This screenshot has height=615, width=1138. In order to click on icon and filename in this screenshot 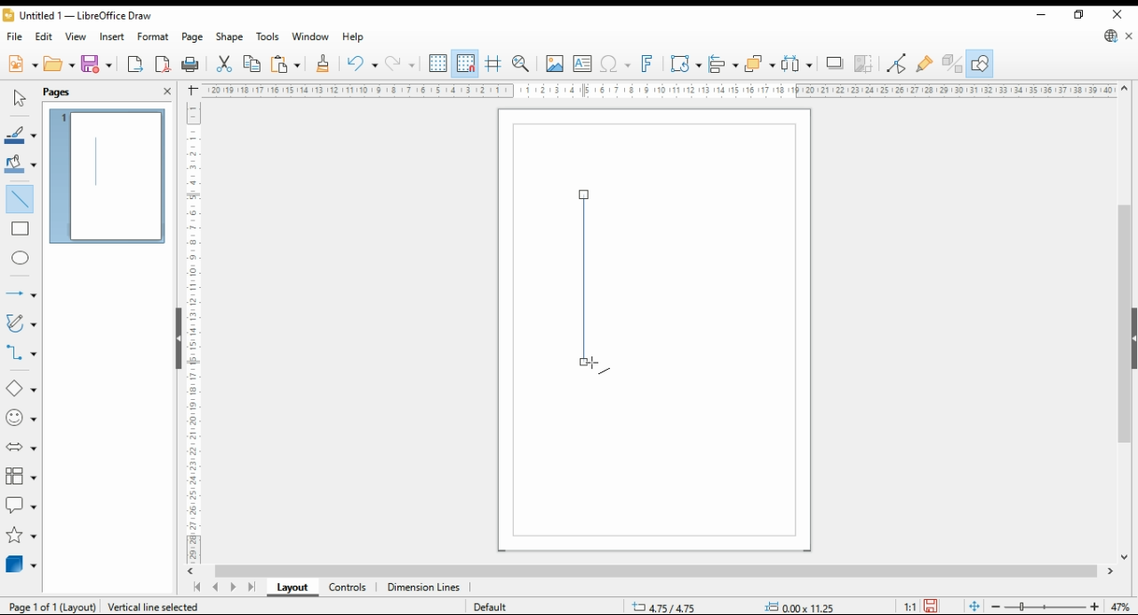, I will do `click(80, 18)`.